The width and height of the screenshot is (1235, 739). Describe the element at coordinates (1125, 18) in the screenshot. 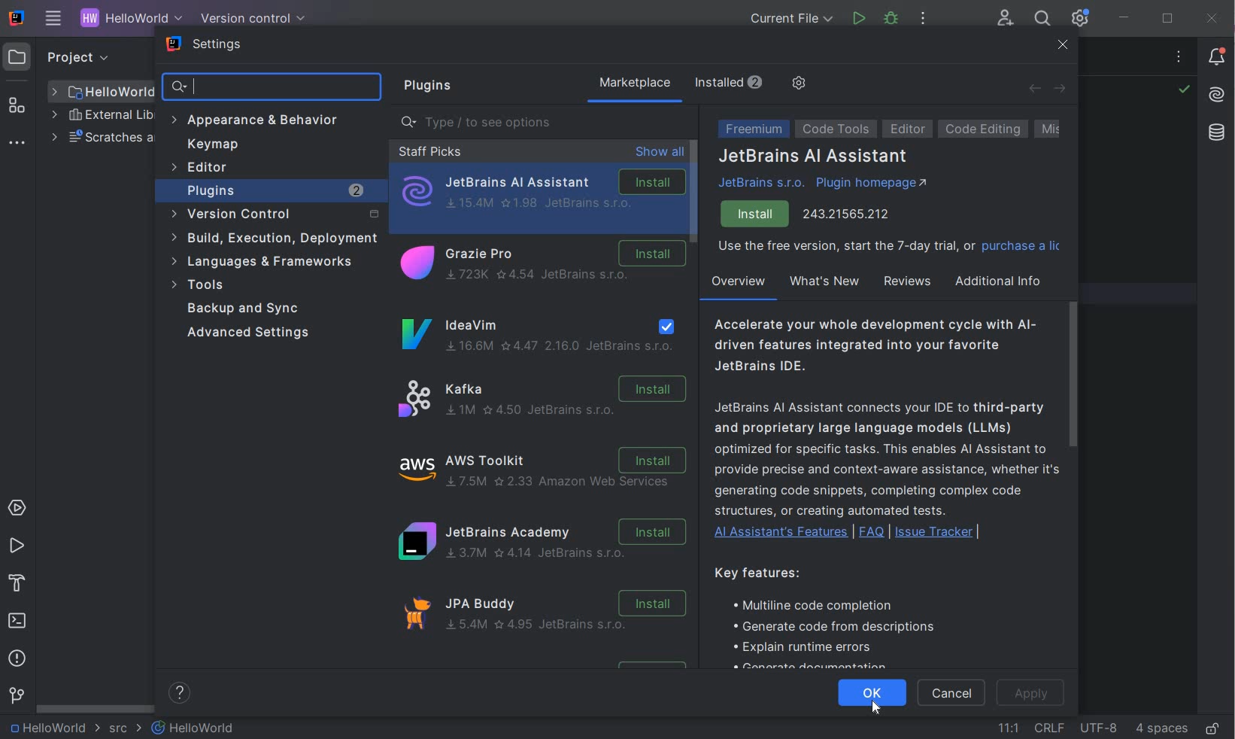

I see `minimize` at that location.